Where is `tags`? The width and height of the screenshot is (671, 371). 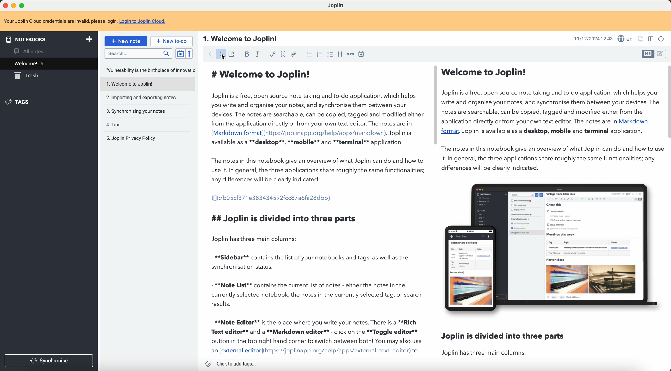
tags is located at coordinates (18, 102).